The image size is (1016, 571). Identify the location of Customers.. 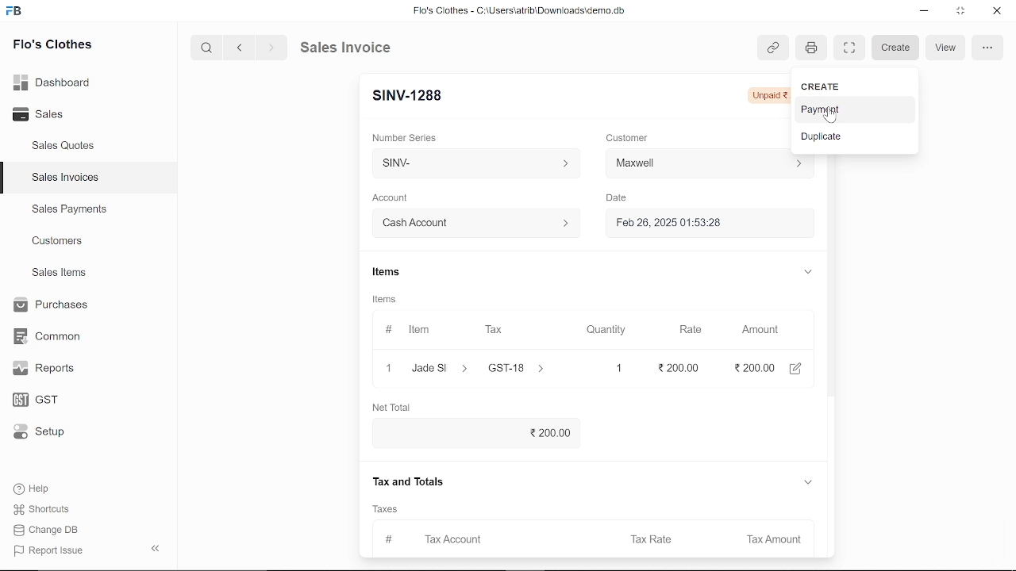
(58, 241).